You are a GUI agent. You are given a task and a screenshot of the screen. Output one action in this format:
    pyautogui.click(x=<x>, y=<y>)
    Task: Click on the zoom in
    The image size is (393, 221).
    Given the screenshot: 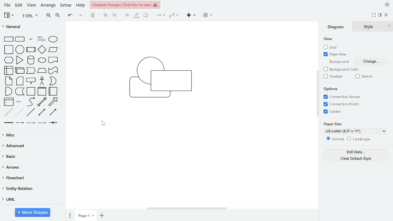 What is the action you would take?
    pyautogui.click(x=49, y=16)
    